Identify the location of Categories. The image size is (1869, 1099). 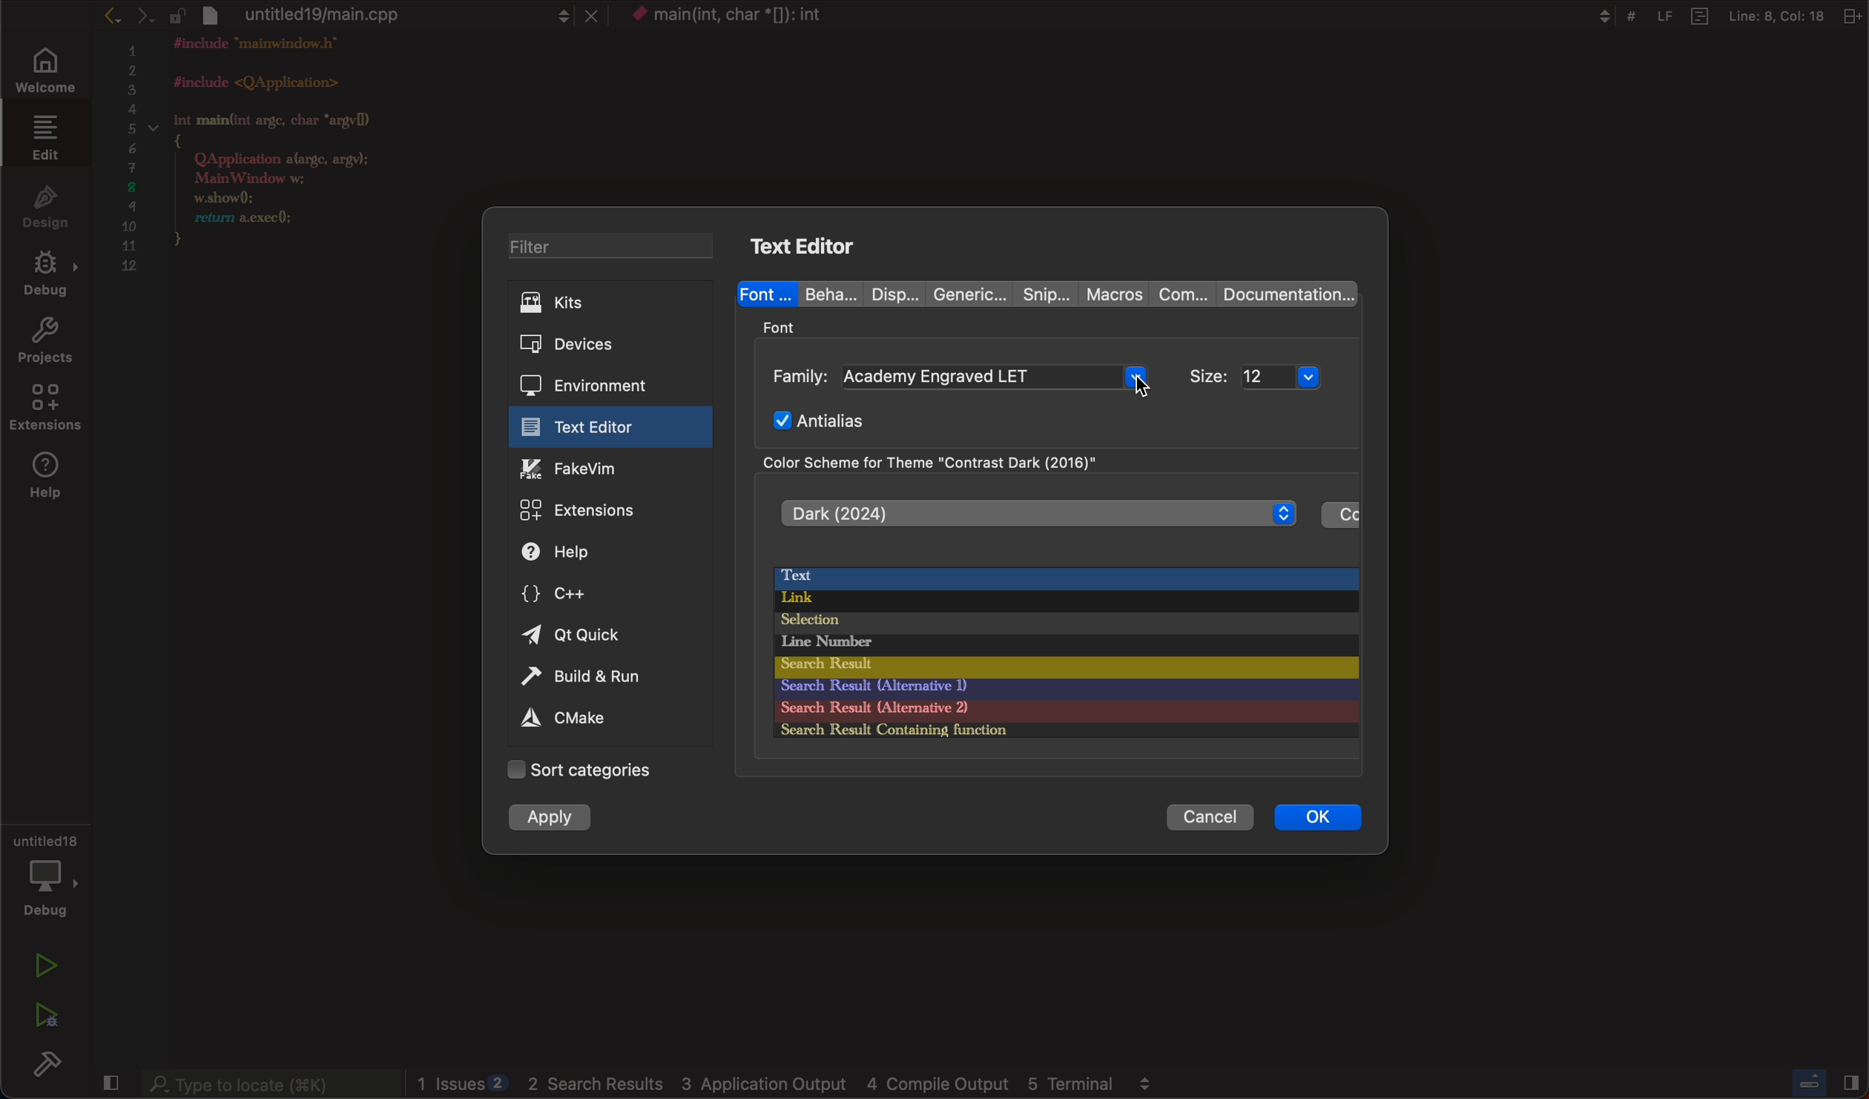
(594, 770).